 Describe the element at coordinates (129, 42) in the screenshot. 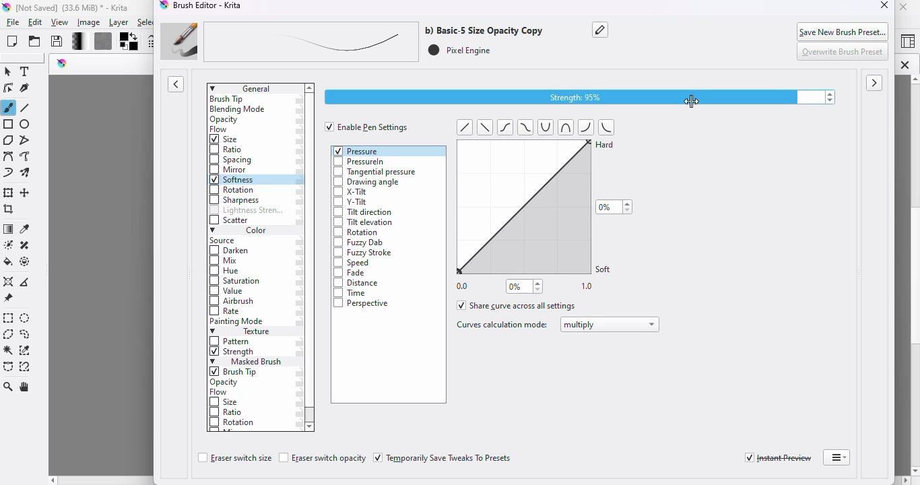

I see `foreground/background color settings` at that location.